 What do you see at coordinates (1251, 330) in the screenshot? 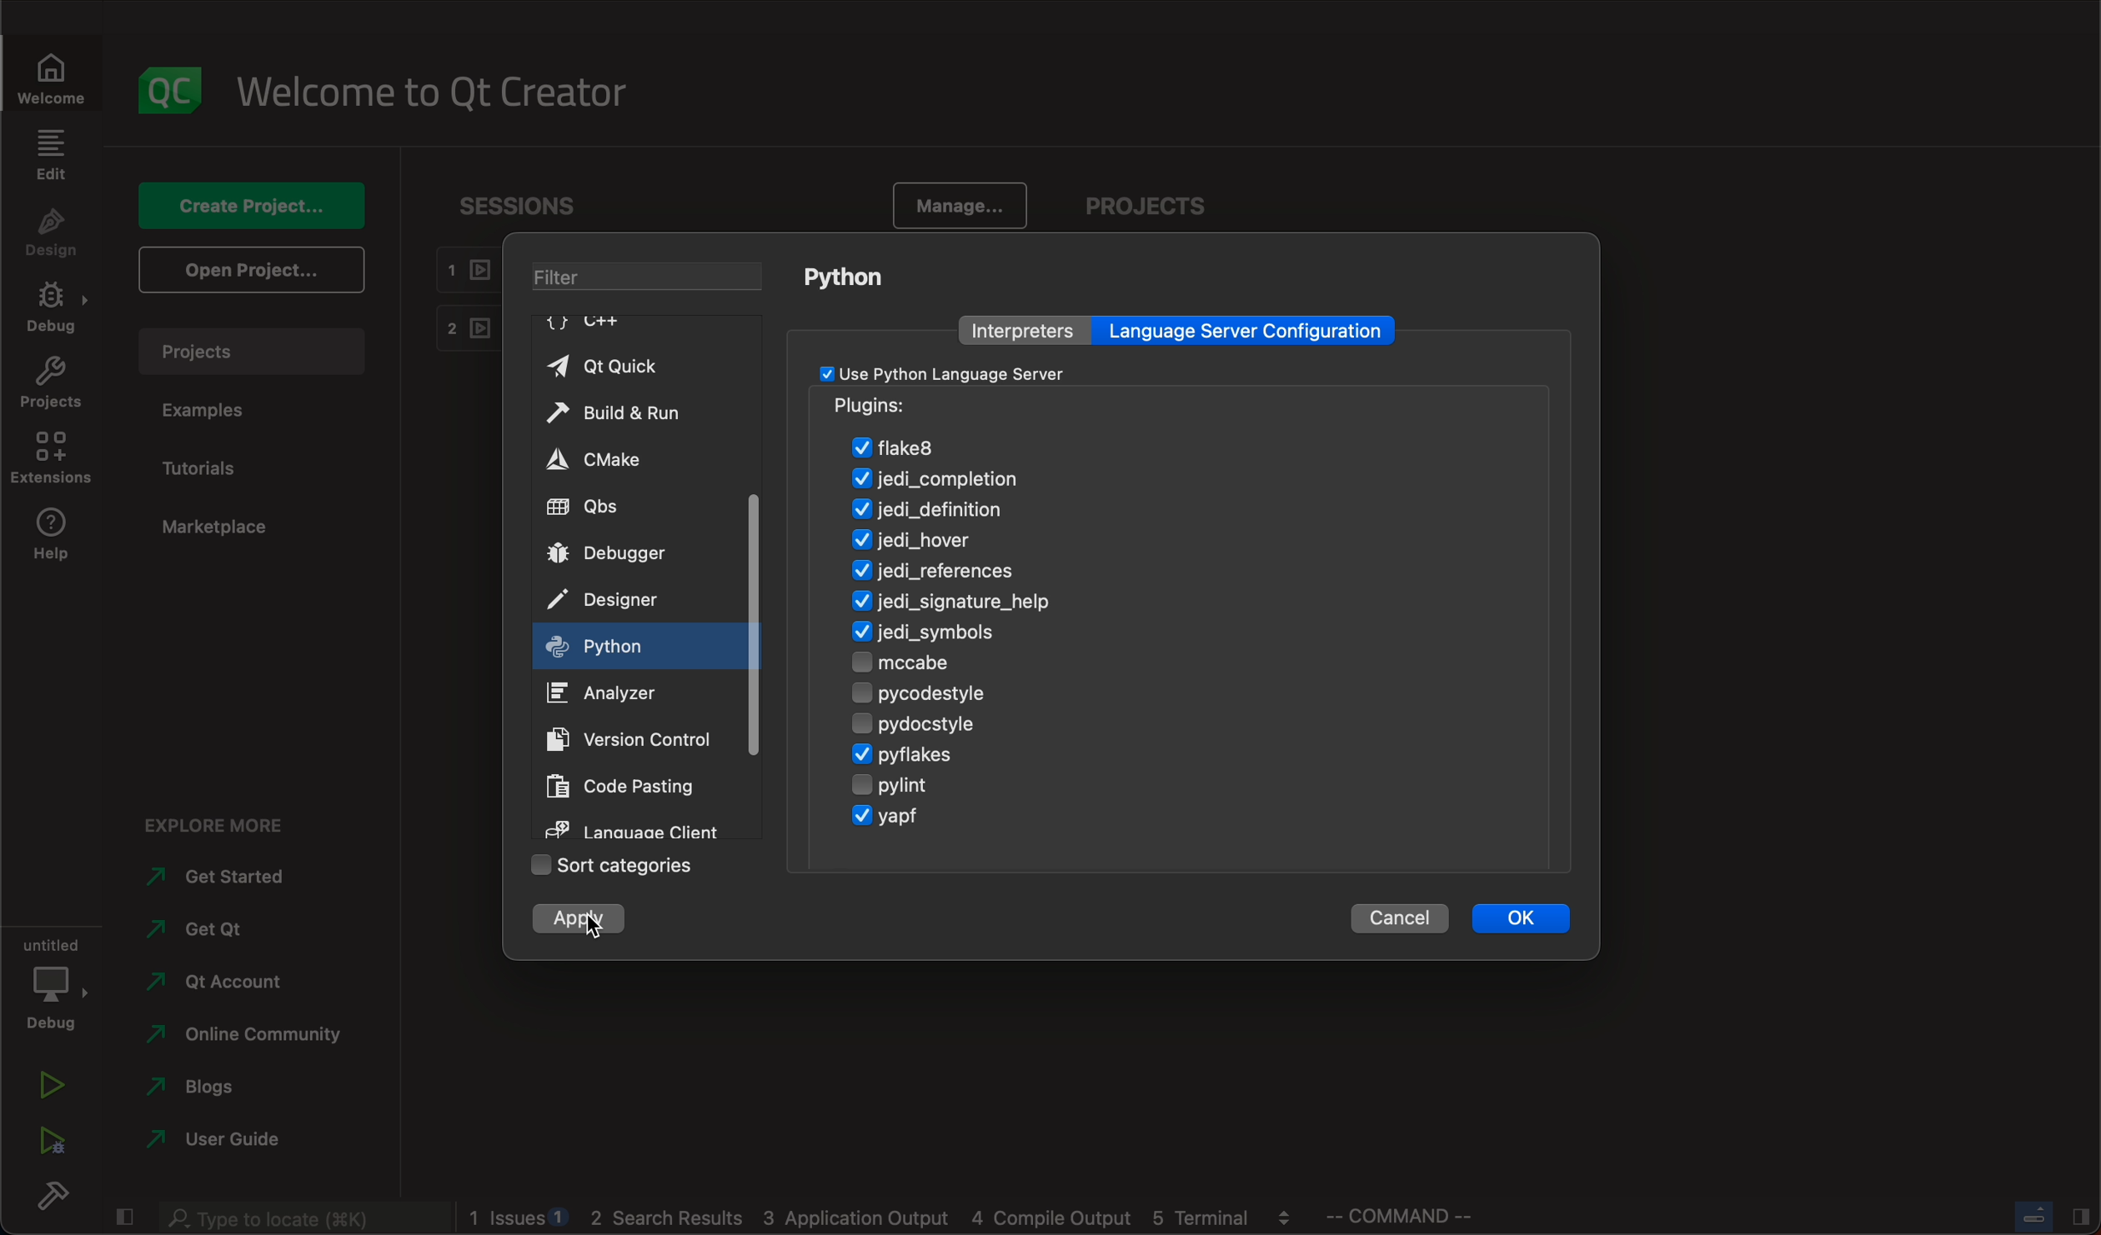
I see `language server` at bounding box center [1251, 330].